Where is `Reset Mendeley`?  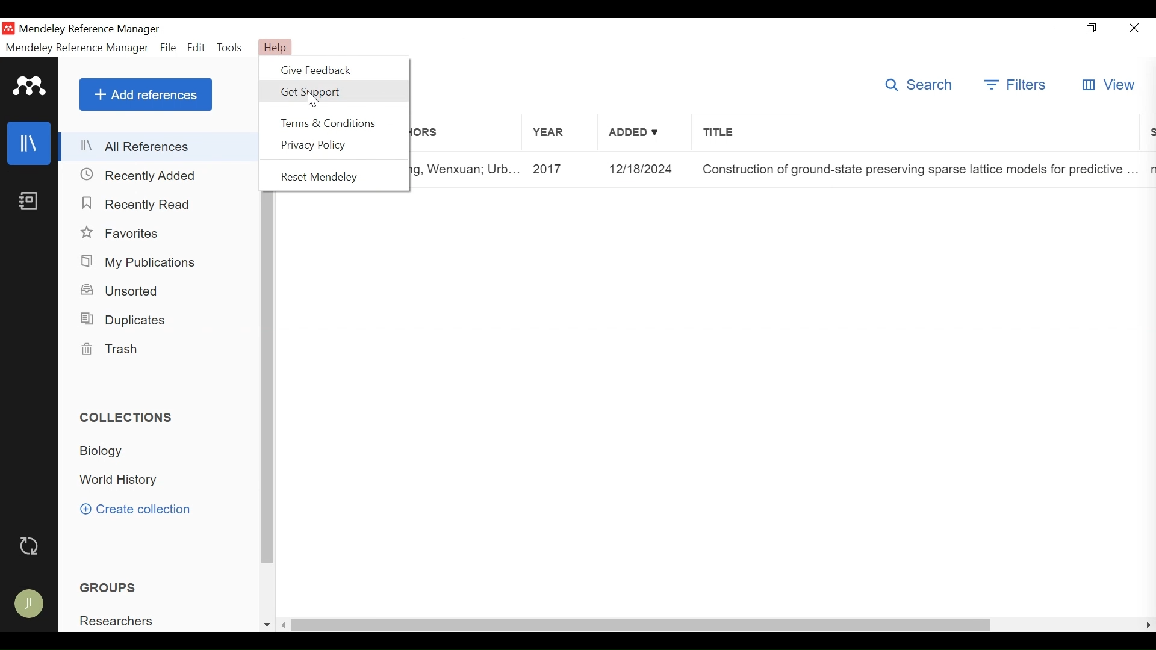 Reset Mendeley is located at coordinates (324, 177).